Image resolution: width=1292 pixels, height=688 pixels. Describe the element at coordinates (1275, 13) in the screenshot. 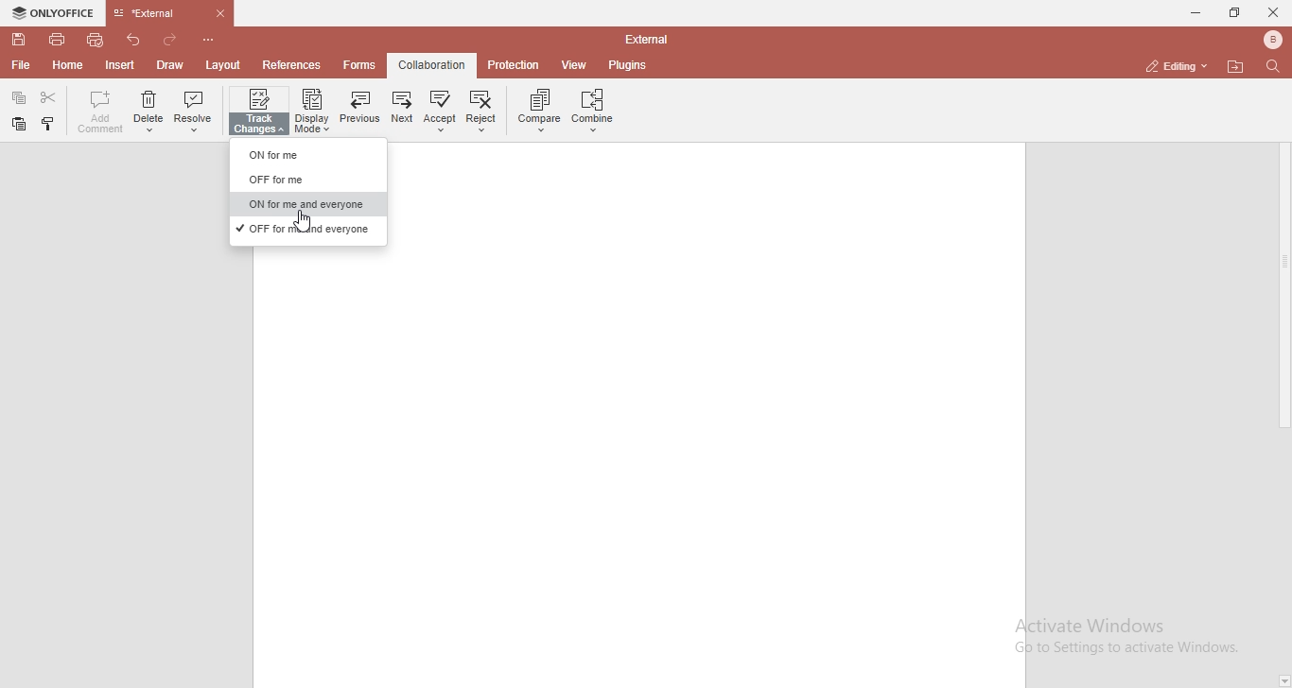

I see `close` at that location.